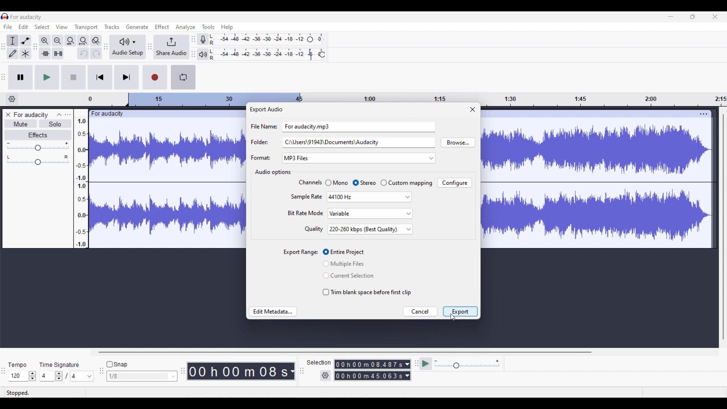  Describe the element at coordinates (367, 292) in the screenshot. I see `Toggle for trimming blank space ` at that location.